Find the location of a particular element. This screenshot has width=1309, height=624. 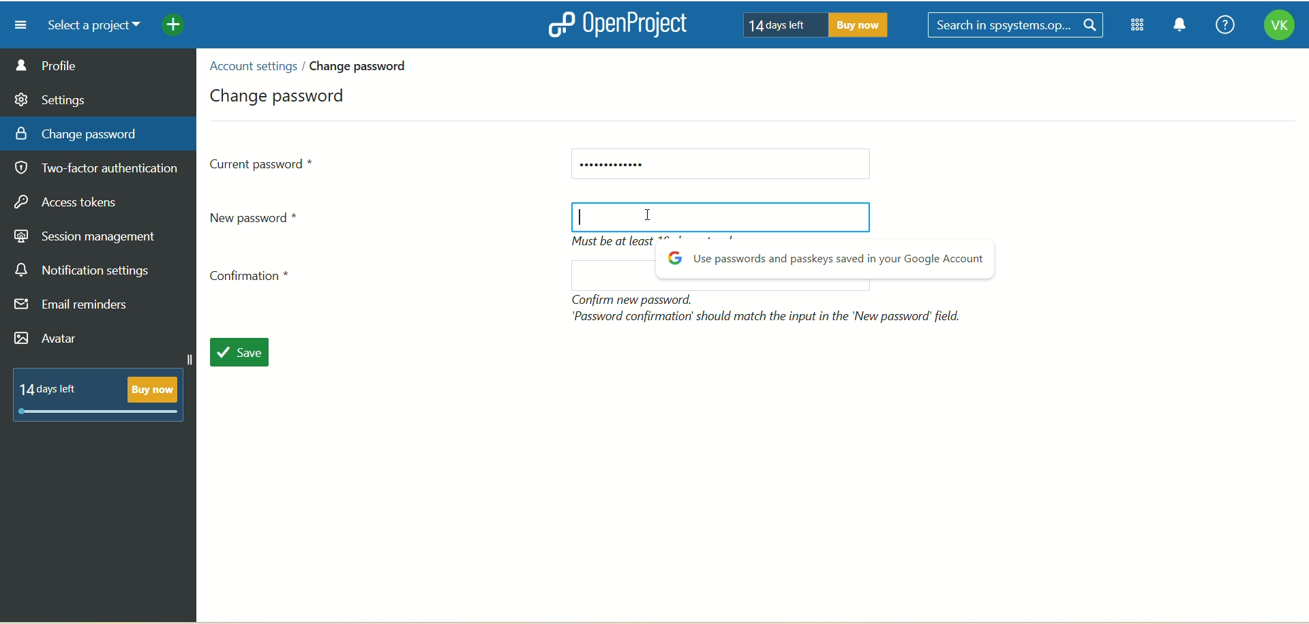

change password is located at coordinates (76, 133).